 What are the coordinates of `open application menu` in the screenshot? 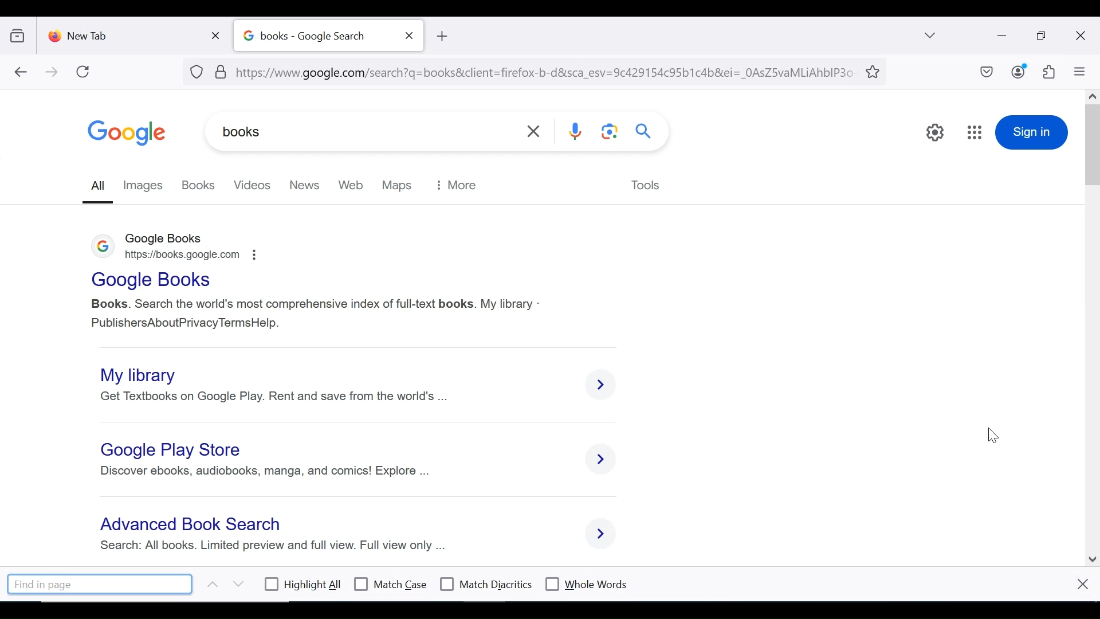 It's located at (1079, 72).